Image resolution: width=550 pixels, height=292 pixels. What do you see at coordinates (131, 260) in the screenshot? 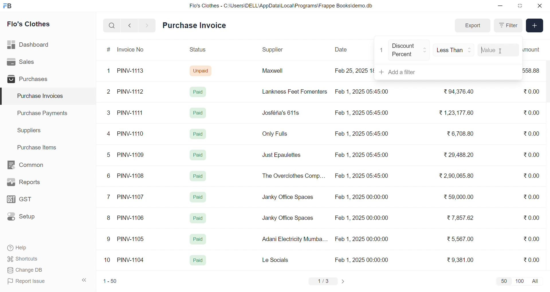
I see `PINV-1104` at bounding box center [131, 260].